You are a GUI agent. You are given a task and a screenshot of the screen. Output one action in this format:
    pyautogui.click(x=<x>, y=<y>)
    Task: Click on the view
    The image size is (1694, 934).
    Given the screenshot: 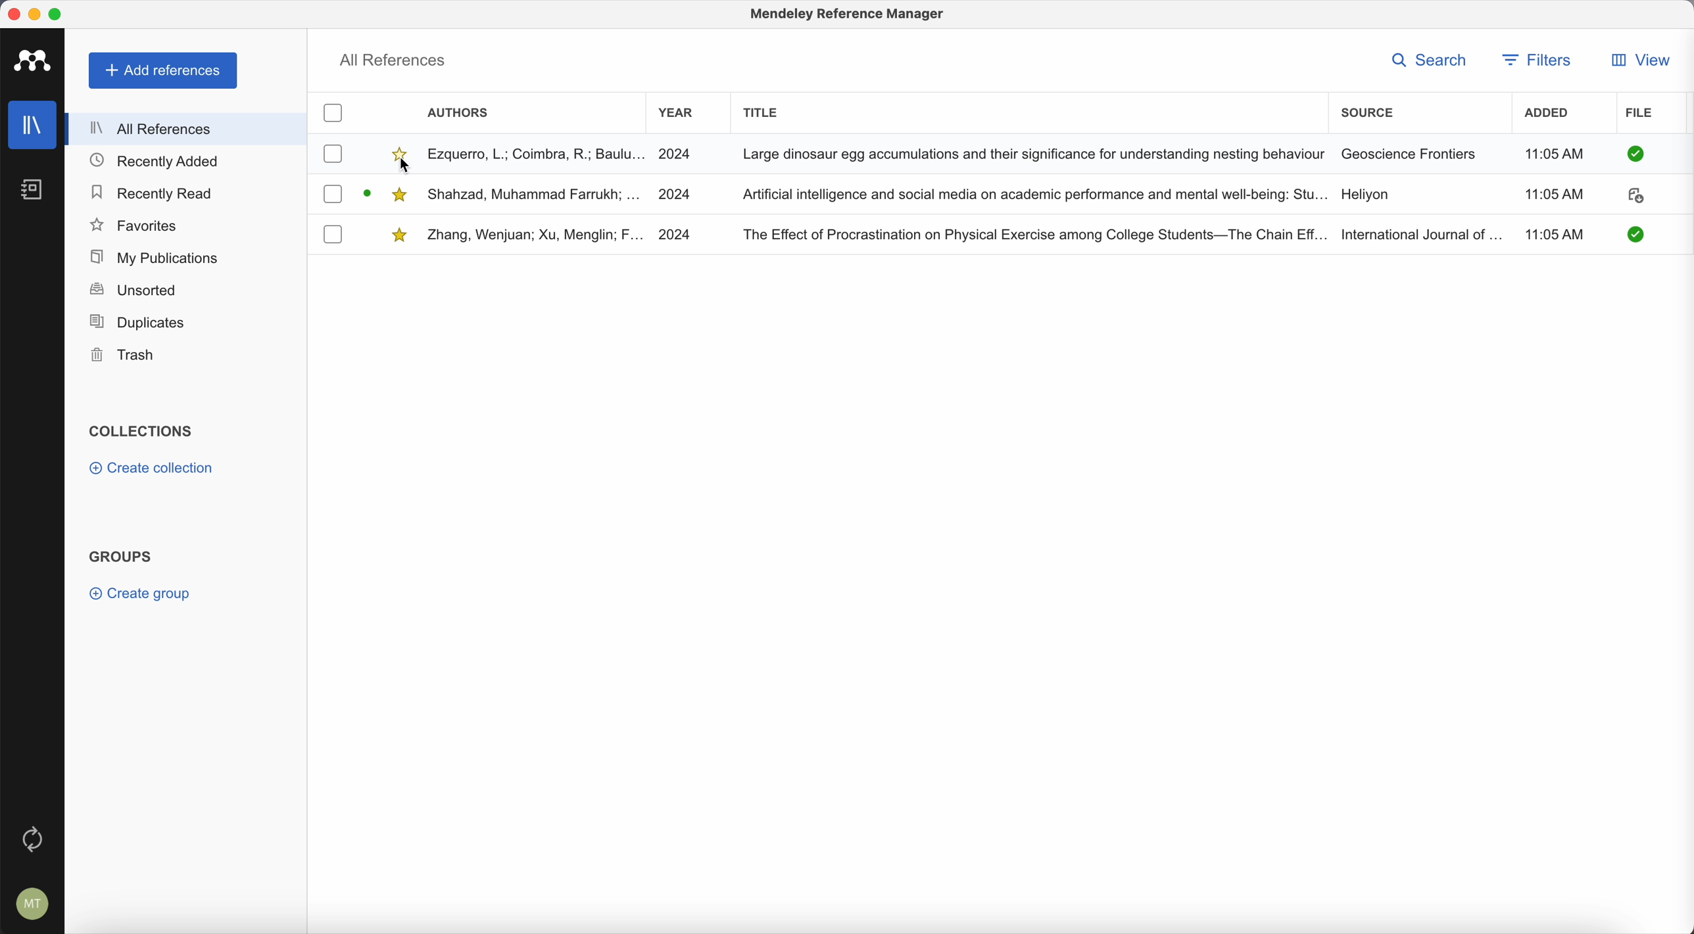 What is the action you would take?
    pyautogui.click(x=1639, y=60)
    